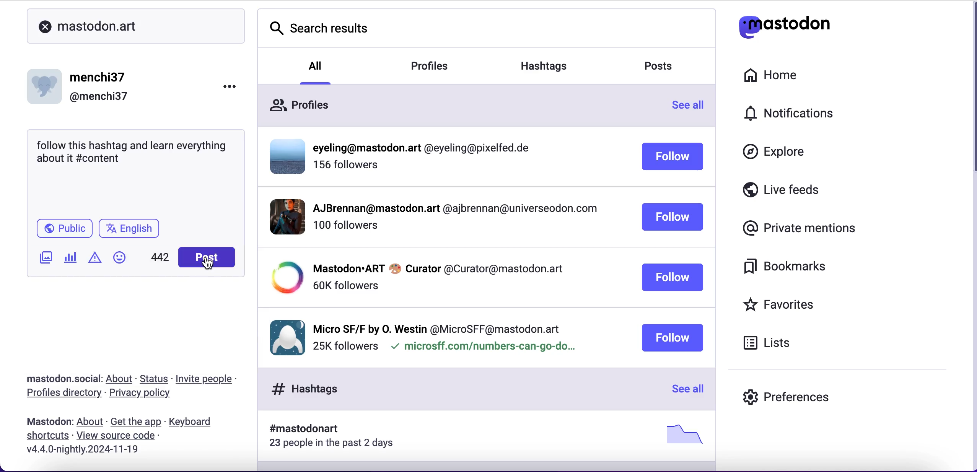 This screenshot has height=472, width=977. Describe the element at coordinates (45, 422) in the screenshot. I see `mastodon` at that location.